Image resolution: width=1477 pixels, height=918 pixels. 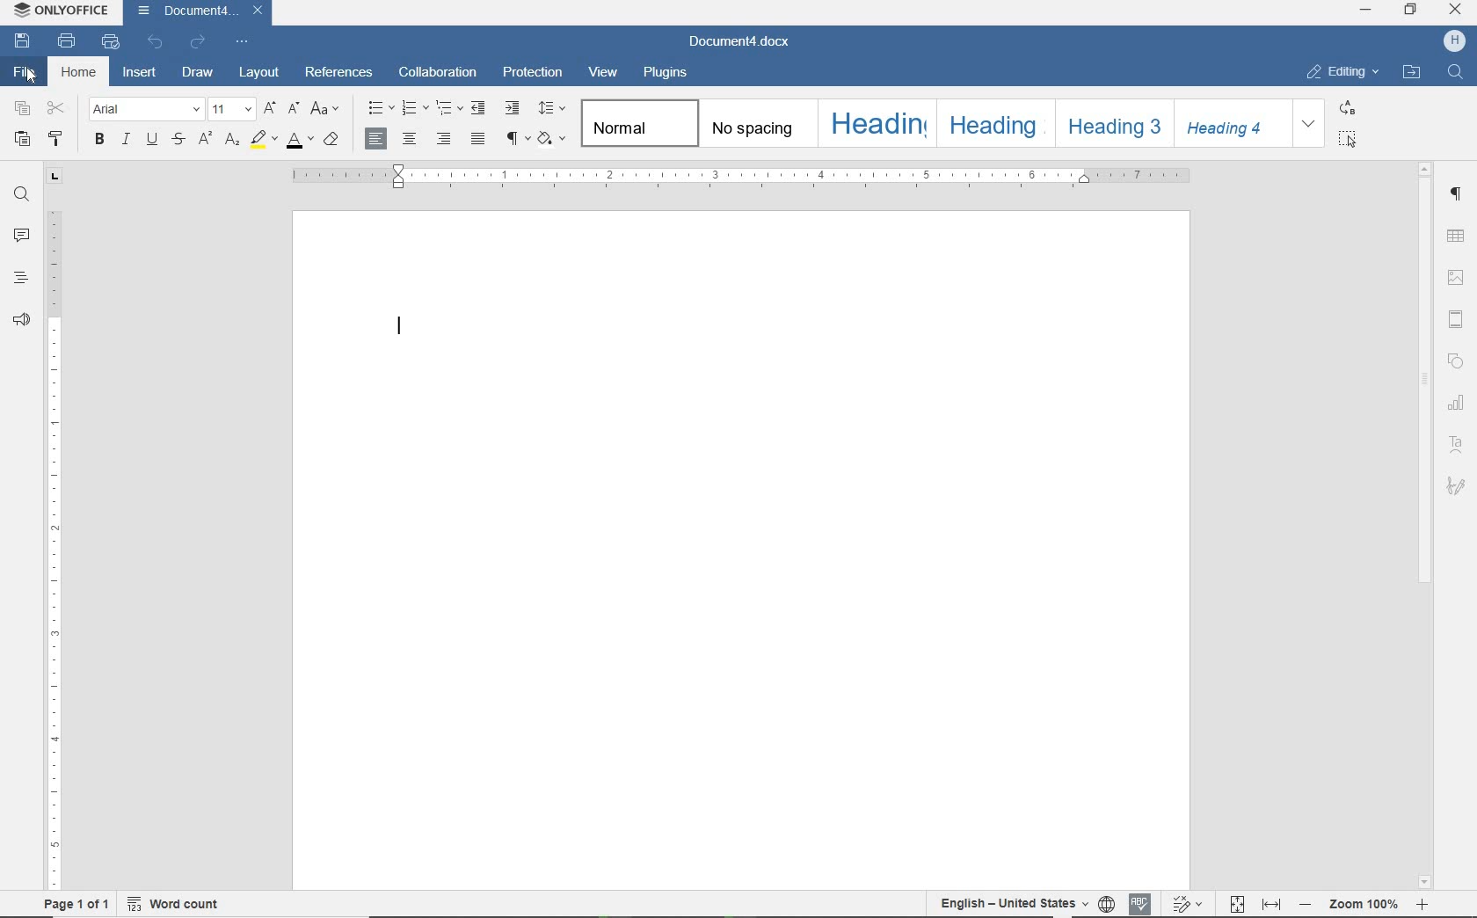 I want to click on comments, so click(x=22, y=237).